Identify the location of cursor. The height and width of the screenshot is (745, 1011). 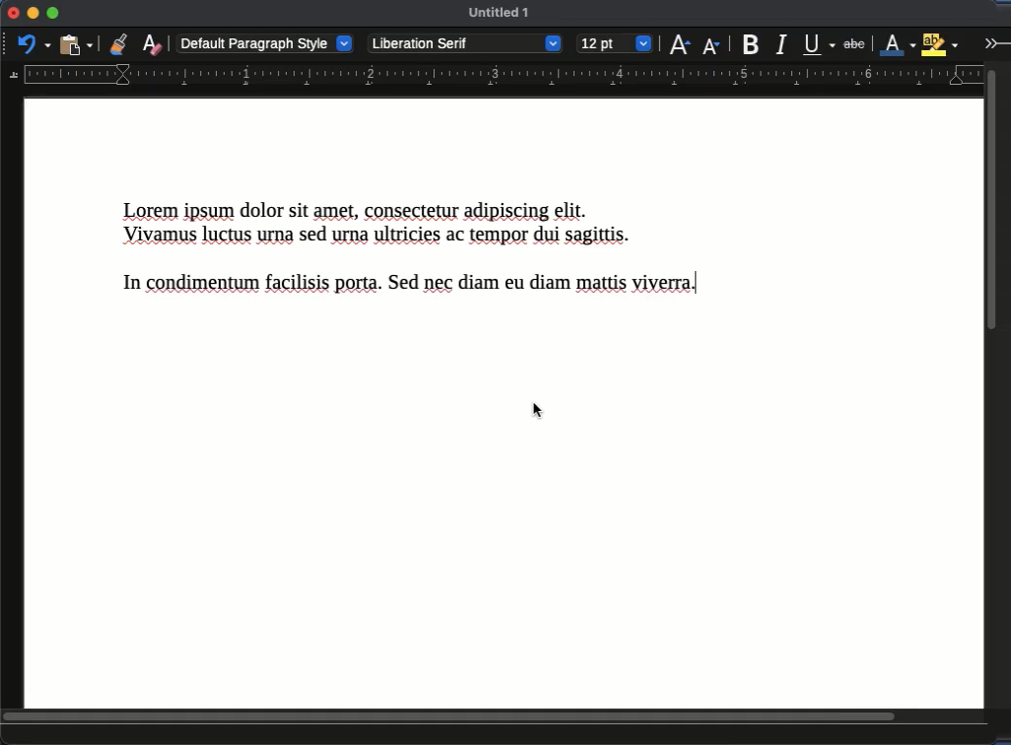
(542, 412).